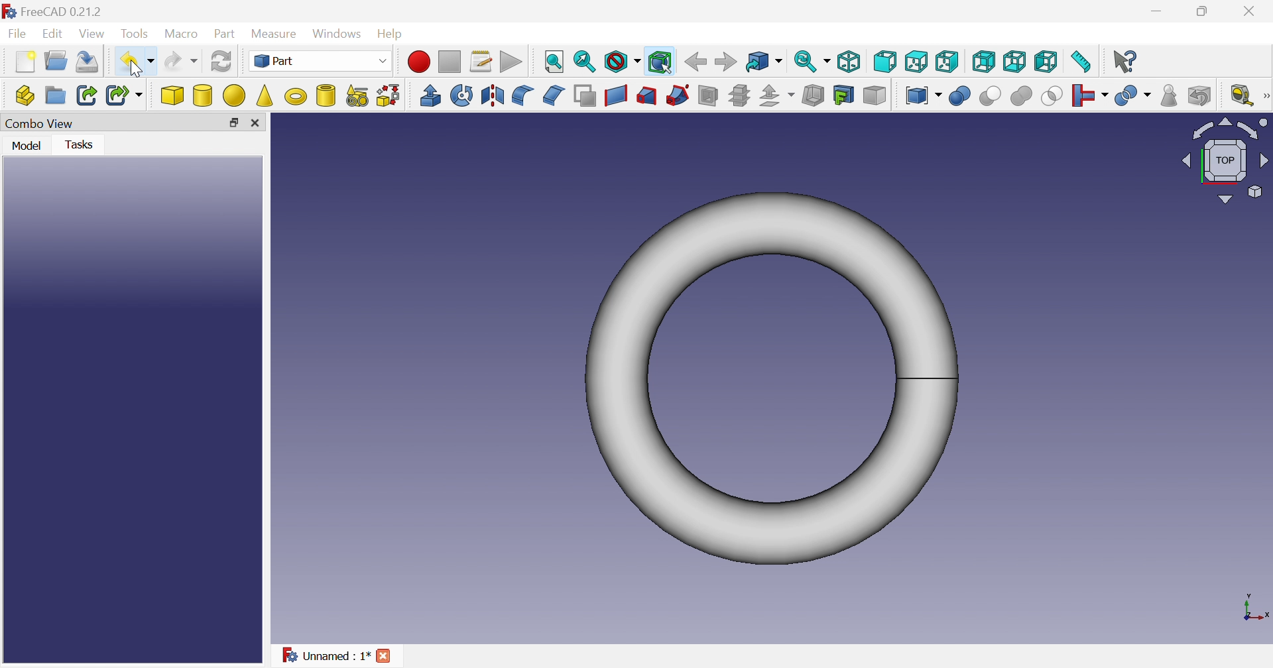 The width and height of the screenshot is (1273, 668). What do you see at coordinates (429, 95) in the screenshot?
I see `Extrude...` at bounding box center [429, 95].